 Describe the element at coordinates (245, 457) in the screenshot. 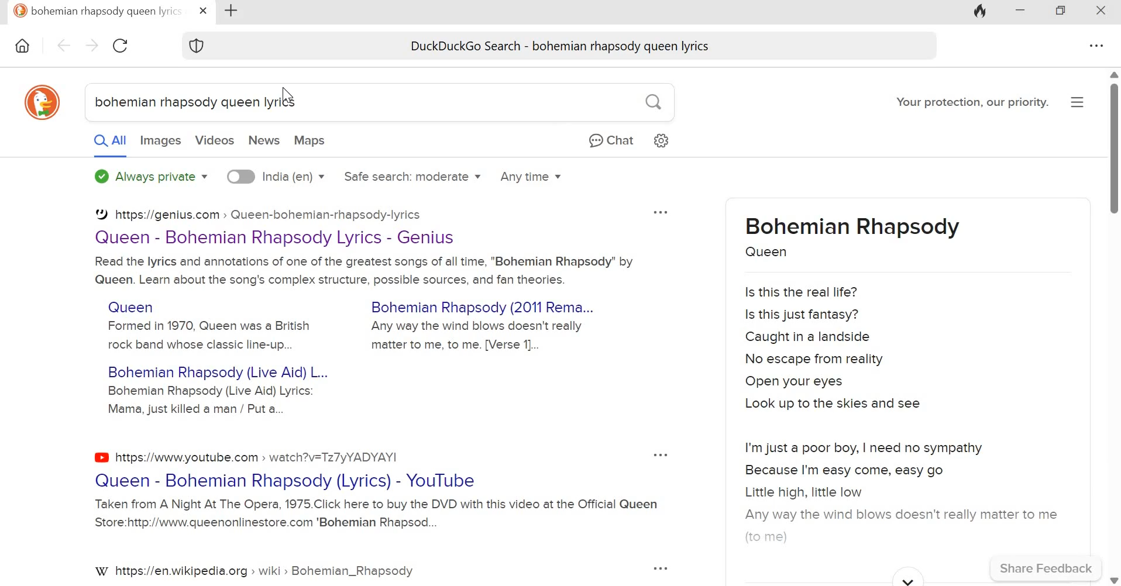

I see `https://www.youtube.com > watch?v=Tz7yYADYAY!|` at that location.